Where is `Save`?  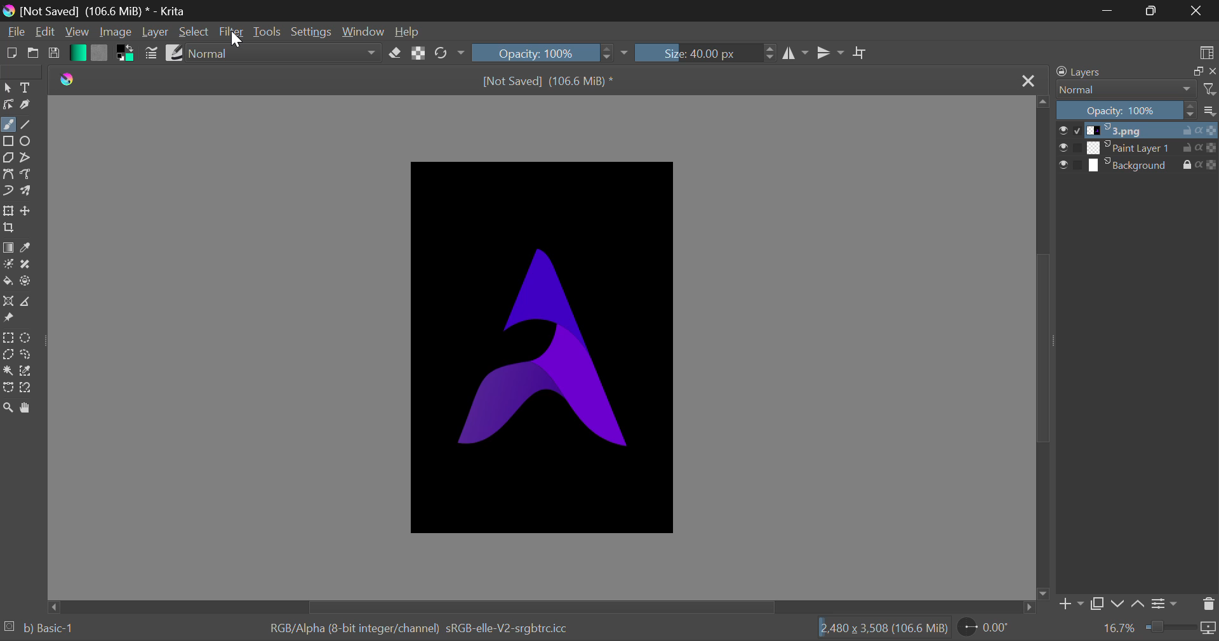 Save is located at coordinates (57, 53).